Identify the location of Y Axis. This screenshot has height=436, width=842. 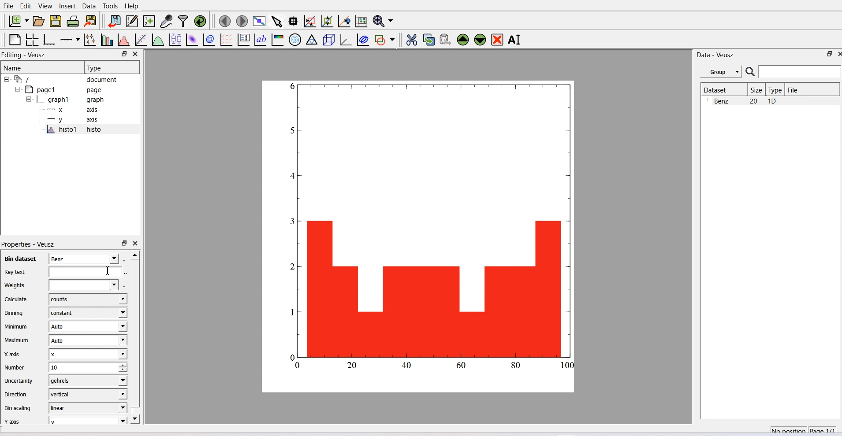
(76, 119).